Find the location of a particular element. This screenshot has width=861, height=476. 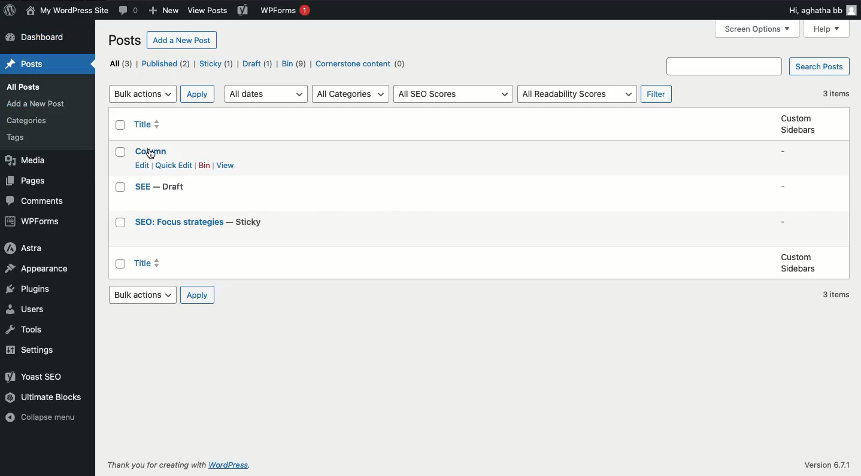

column is located at coordinates (152, 152).